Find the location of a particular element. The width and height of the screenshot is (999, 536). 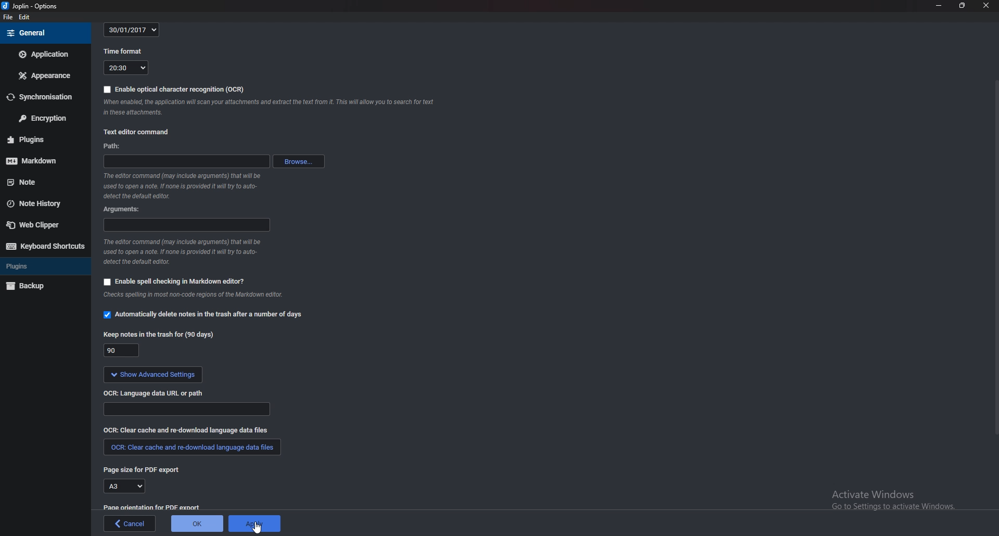

general is located at coordinates (44, 33).